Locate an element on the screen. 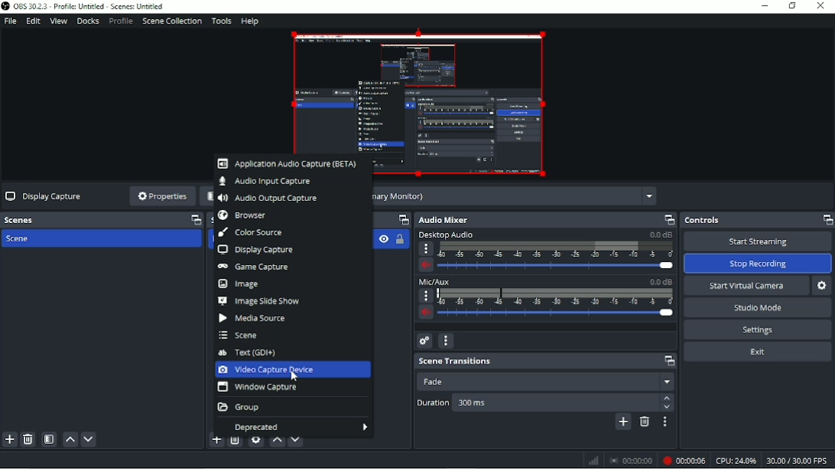 This screenshot has height=469, width=835. Open scene filters is located at coordinates (49, 440).